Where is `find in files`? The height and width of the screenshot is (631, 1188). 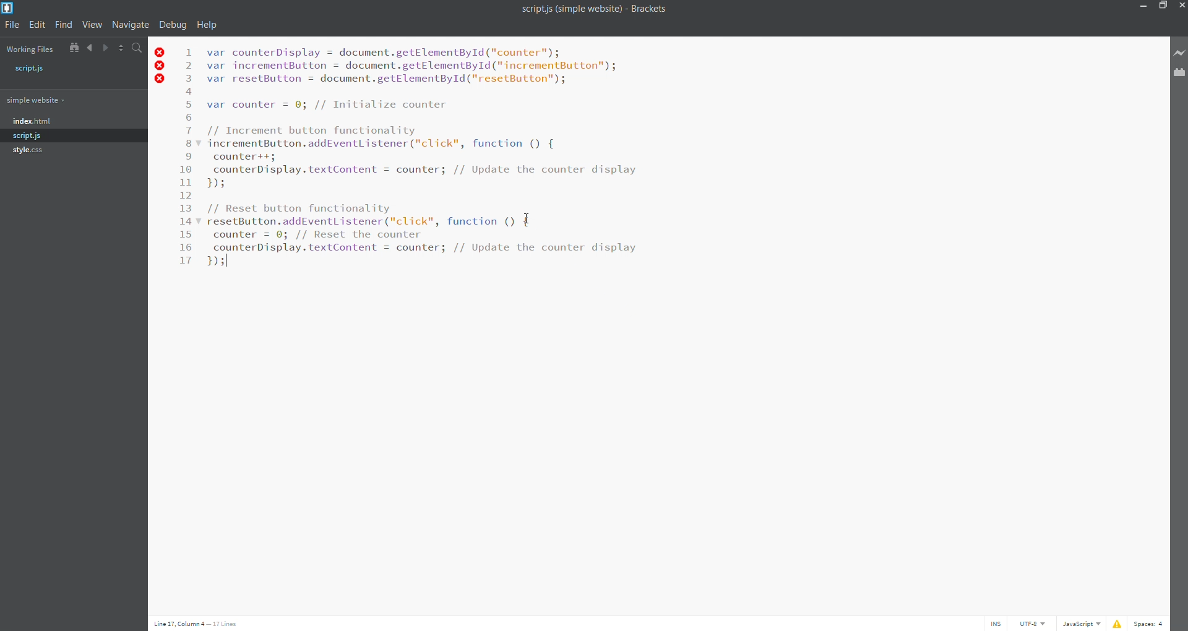
find in files is located at coordinates (136, 46).